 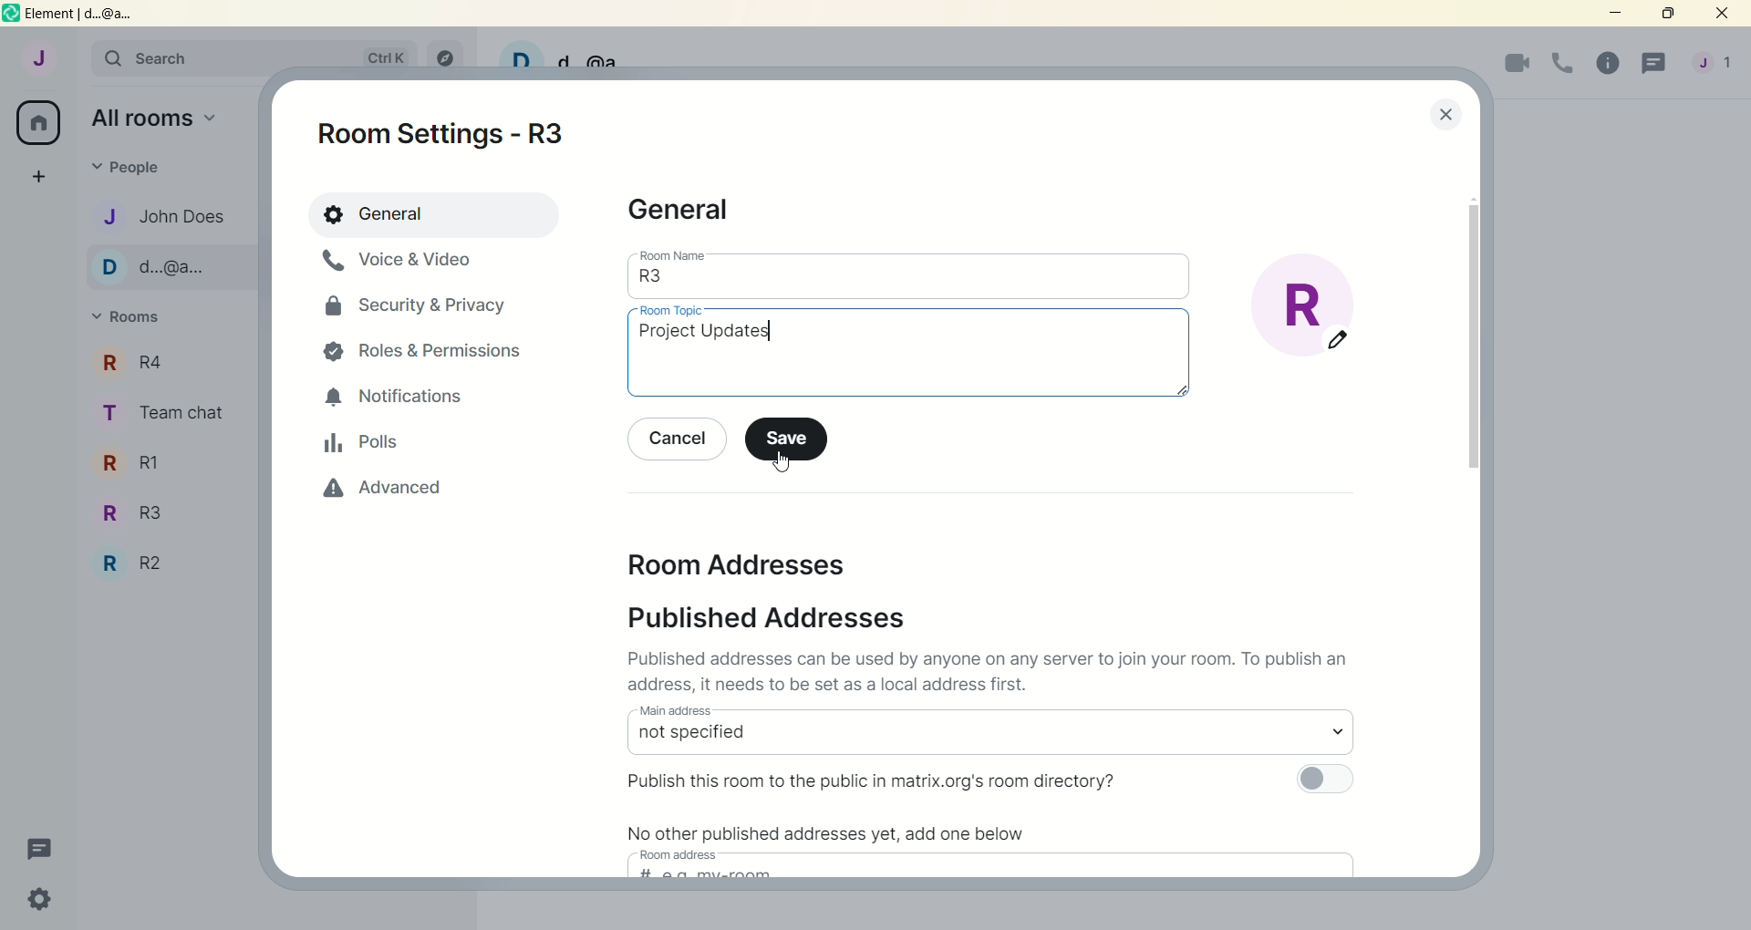 I want to click on logo, so click(x=12, y=14).